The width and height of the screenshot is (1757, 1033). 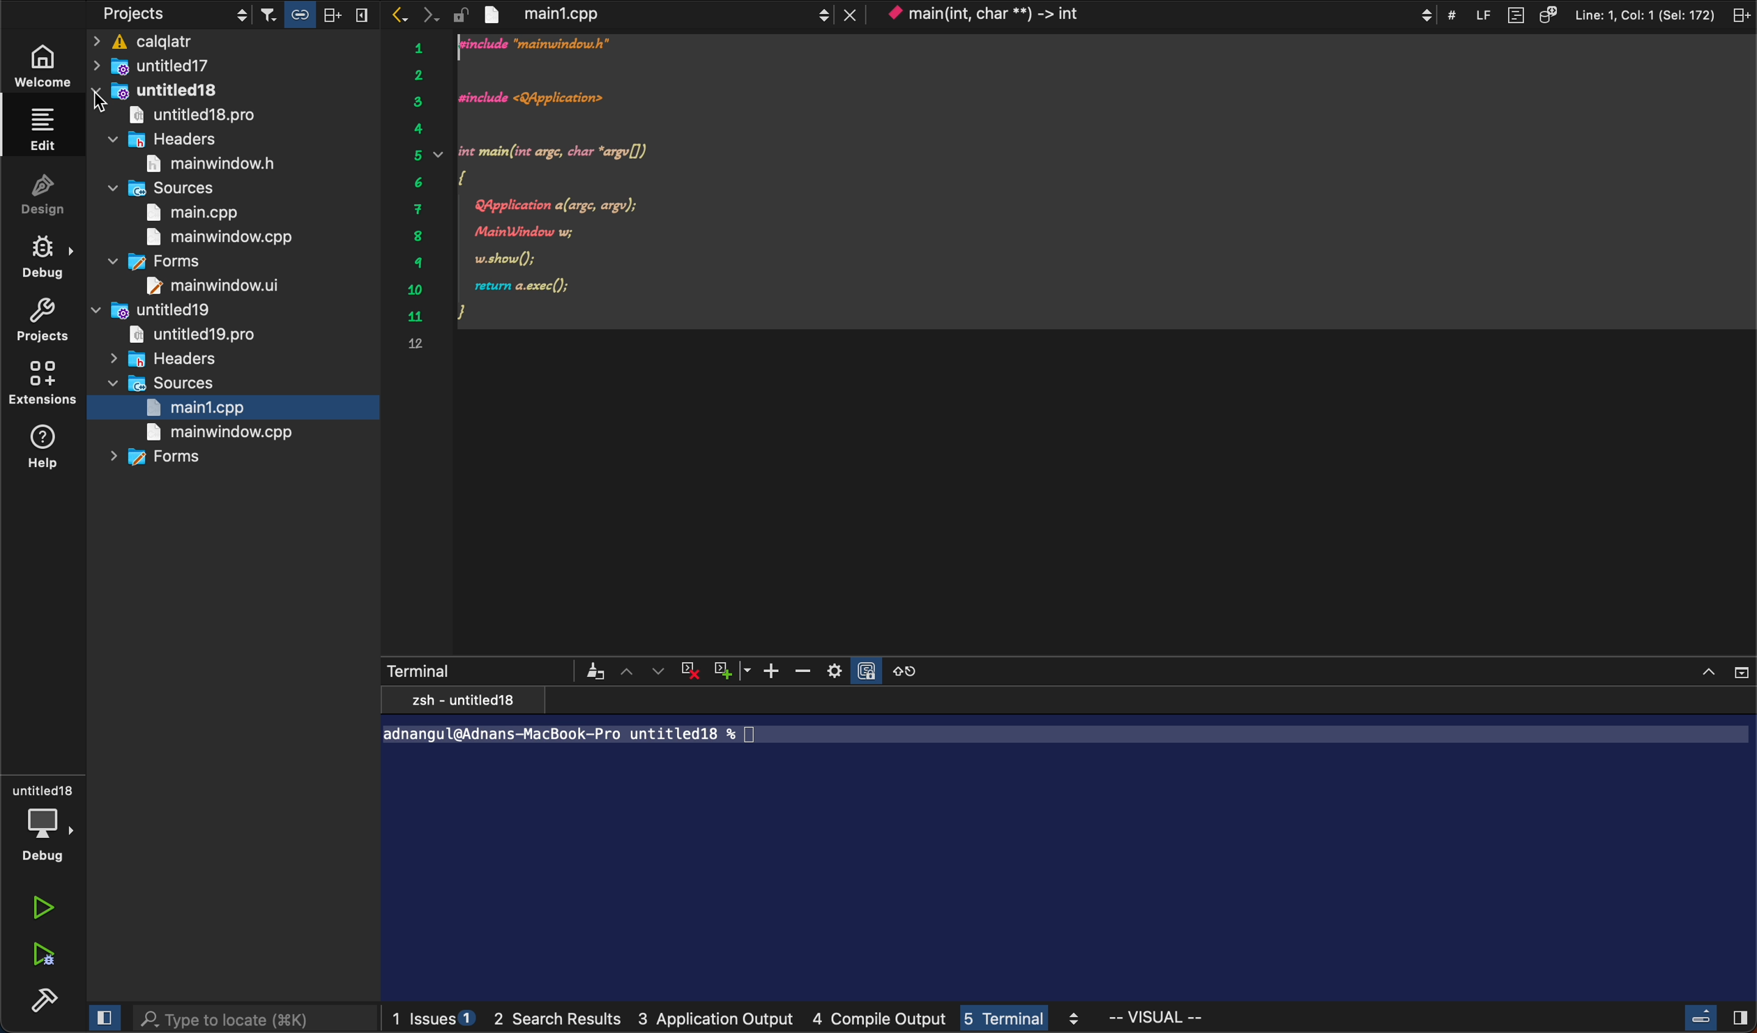 I want to click on cross, so click(x=689, y=671).